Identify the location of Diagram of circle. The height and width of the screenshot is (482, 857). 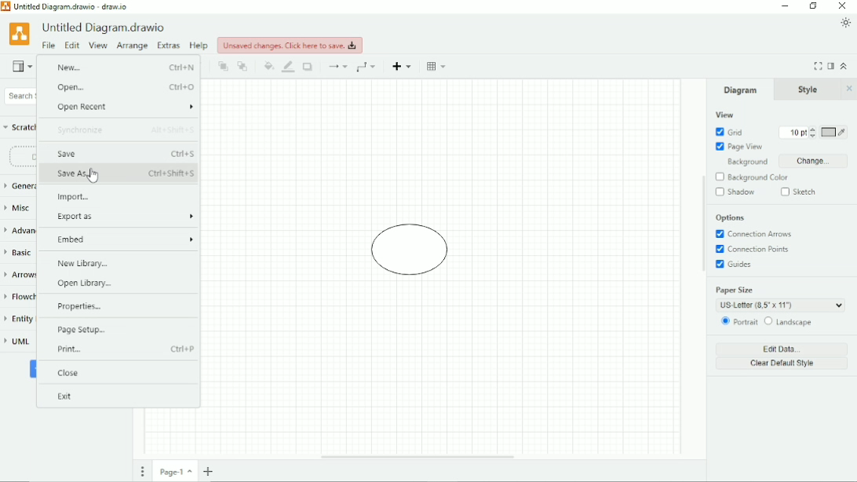
(410, 251).